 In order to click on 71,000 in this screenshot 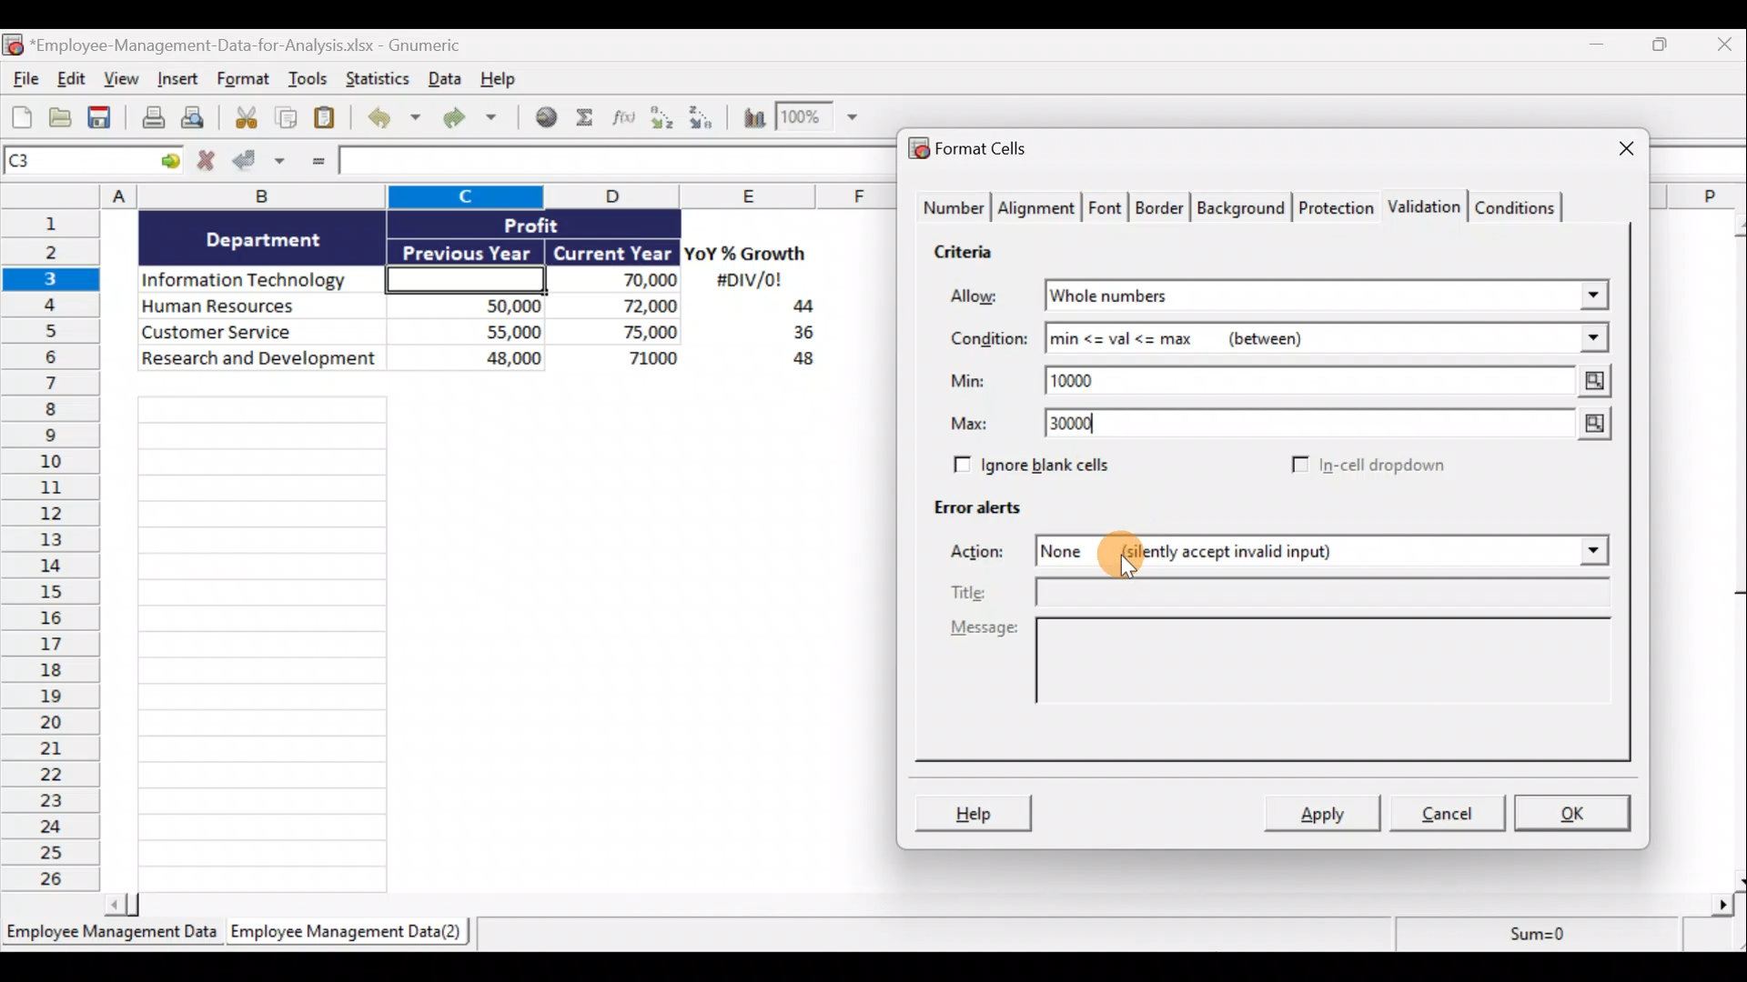, I will do `click(627, 360)`.